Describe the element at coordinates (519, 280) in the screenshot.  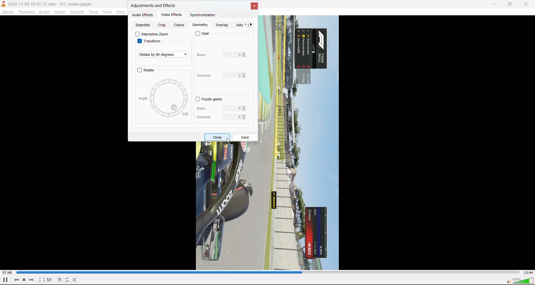
I see `volume` at that location.